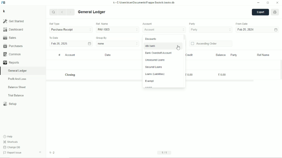 The height and width of the screenshot is (158, 282). What do you see at coordinates (52, 153) in the screenshot?
I see `1-2` at bounding box center [52, 153].